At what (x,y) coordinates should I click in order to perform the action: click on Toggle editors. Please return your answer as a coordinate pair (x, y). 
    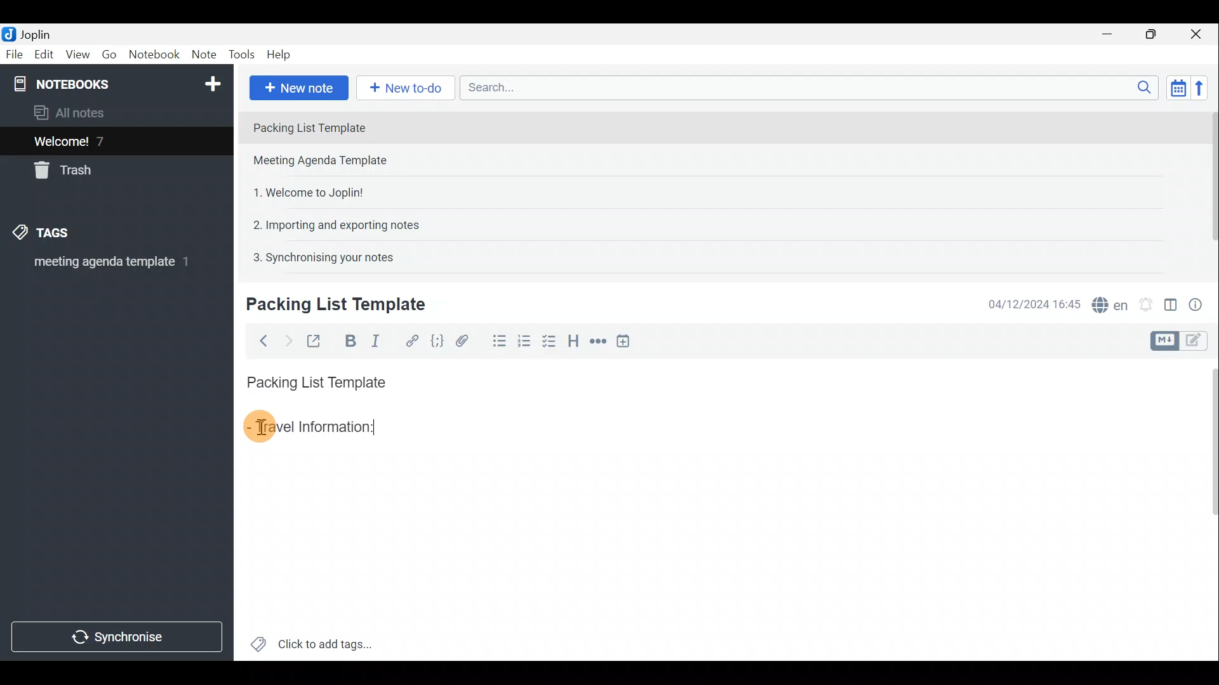
    Looking at the image, I should click on (1200, 342).